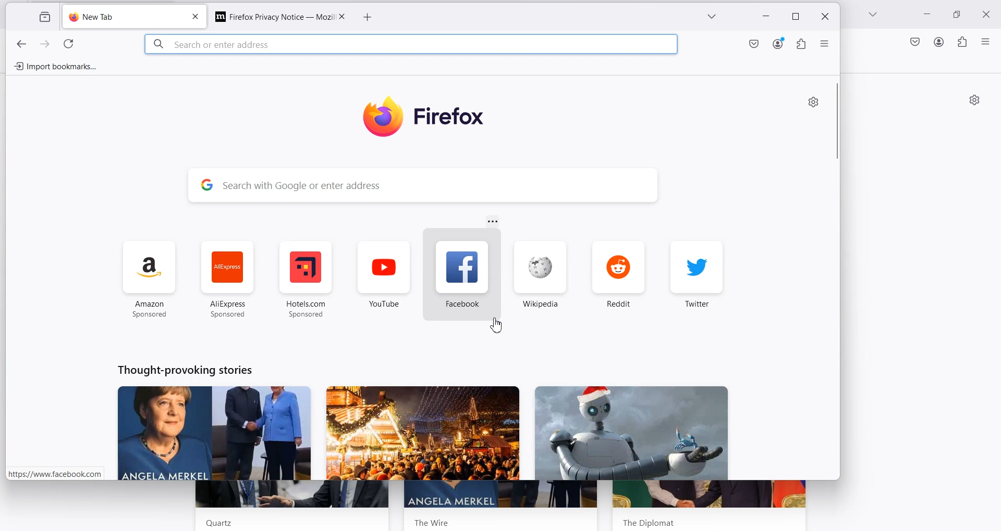 This screenshot has height=531, width=1001. What do you see at coordinates (384, 274) in the screenshot?
I see `youtube` at bounding box center [384, 274].